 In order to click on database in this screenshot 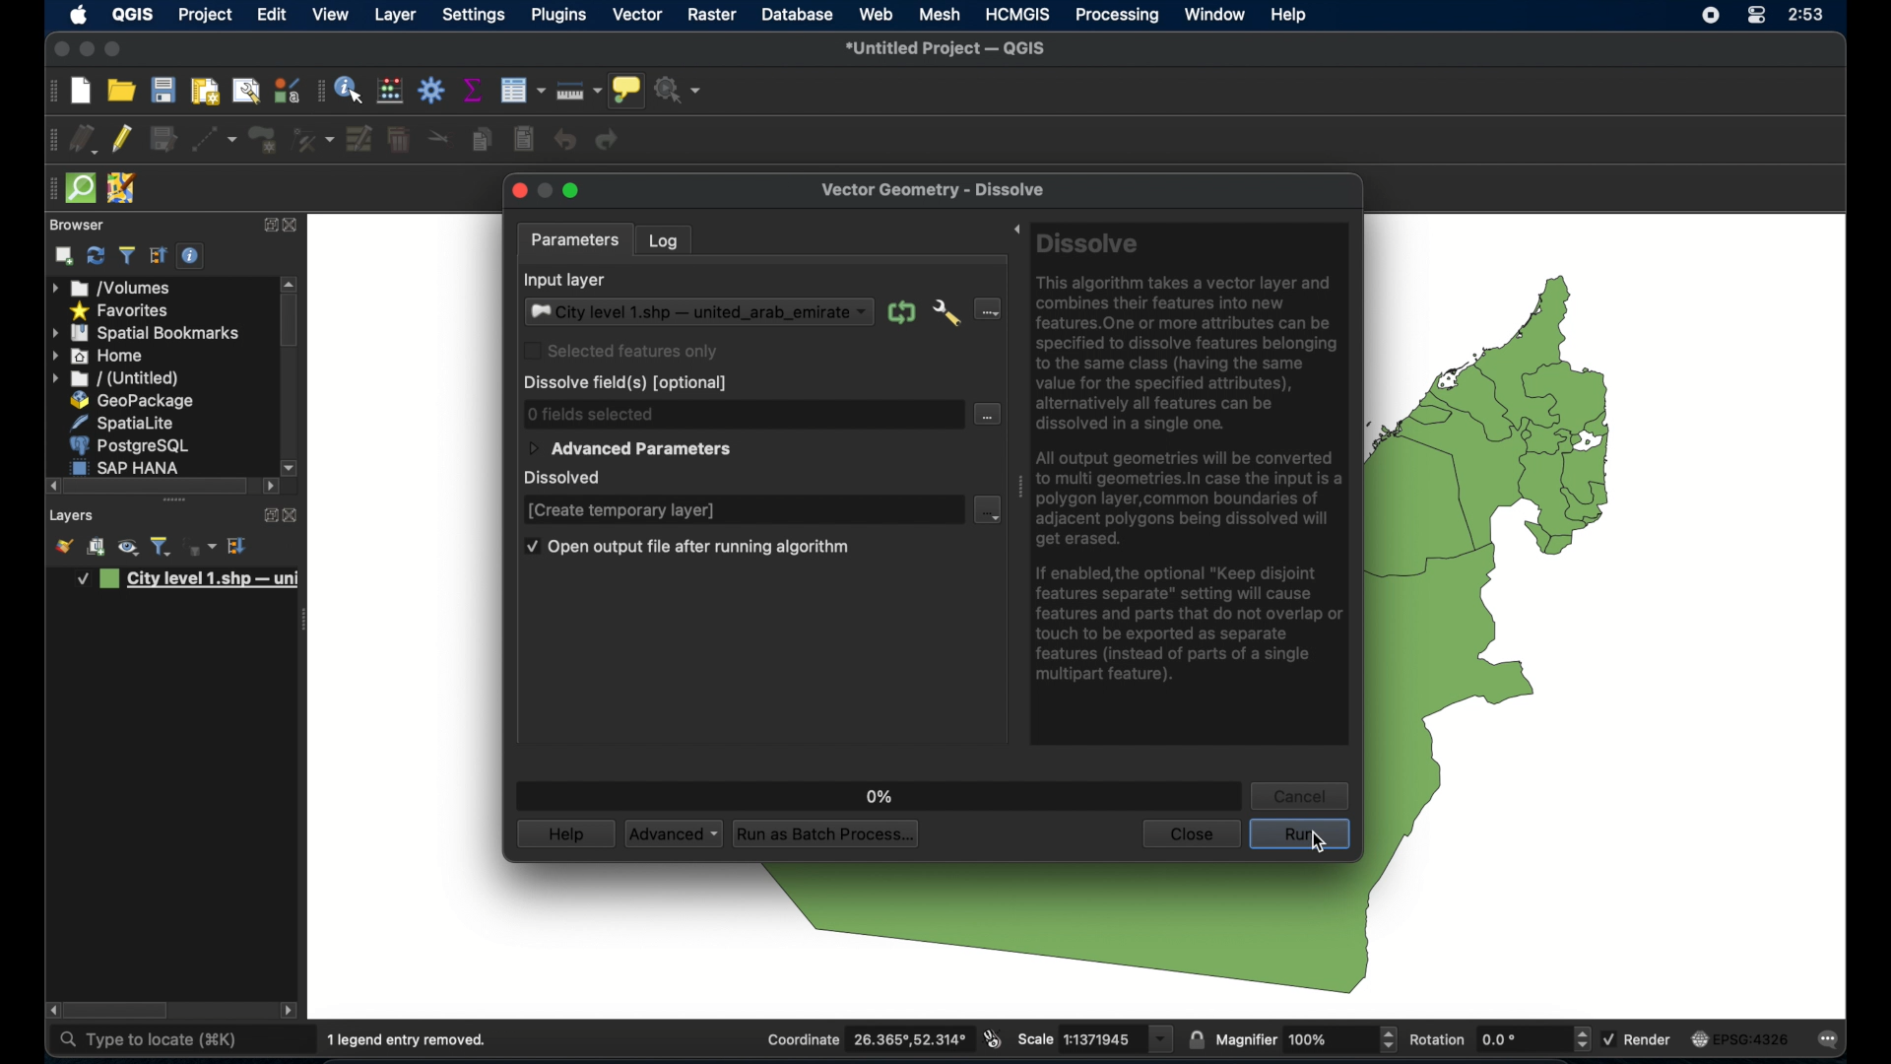, I will do `click(799, 14)`.